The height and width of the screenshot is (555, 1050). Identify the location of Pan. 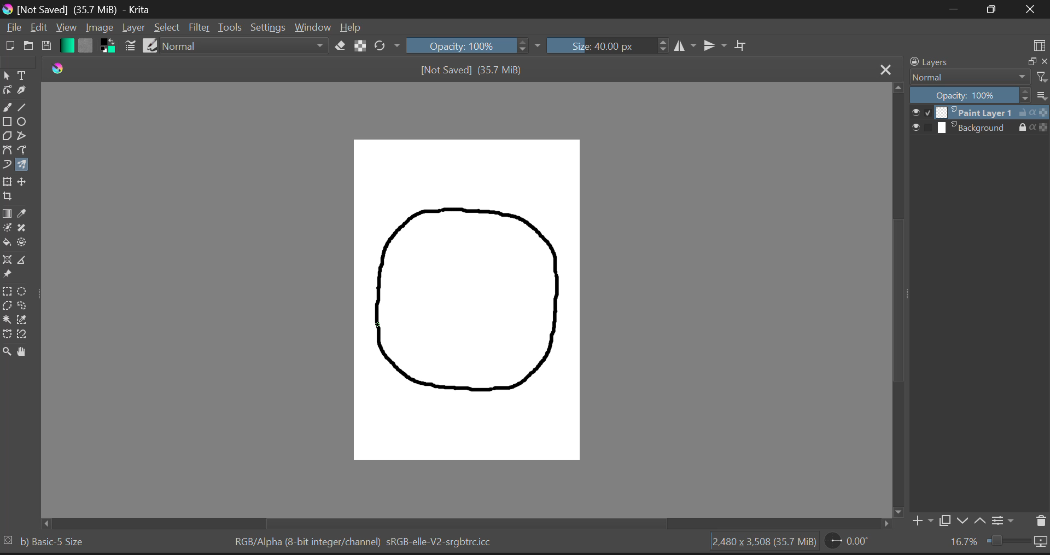
(24, 352).